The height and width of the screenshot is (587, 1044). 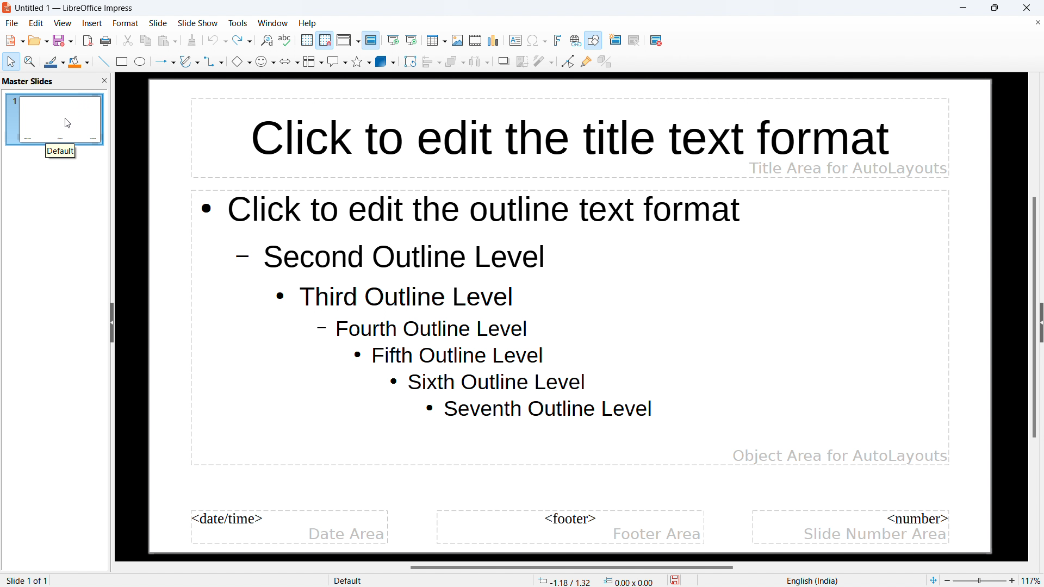 I want to click on horizontal scrollbar, so click(x=572, y=567).